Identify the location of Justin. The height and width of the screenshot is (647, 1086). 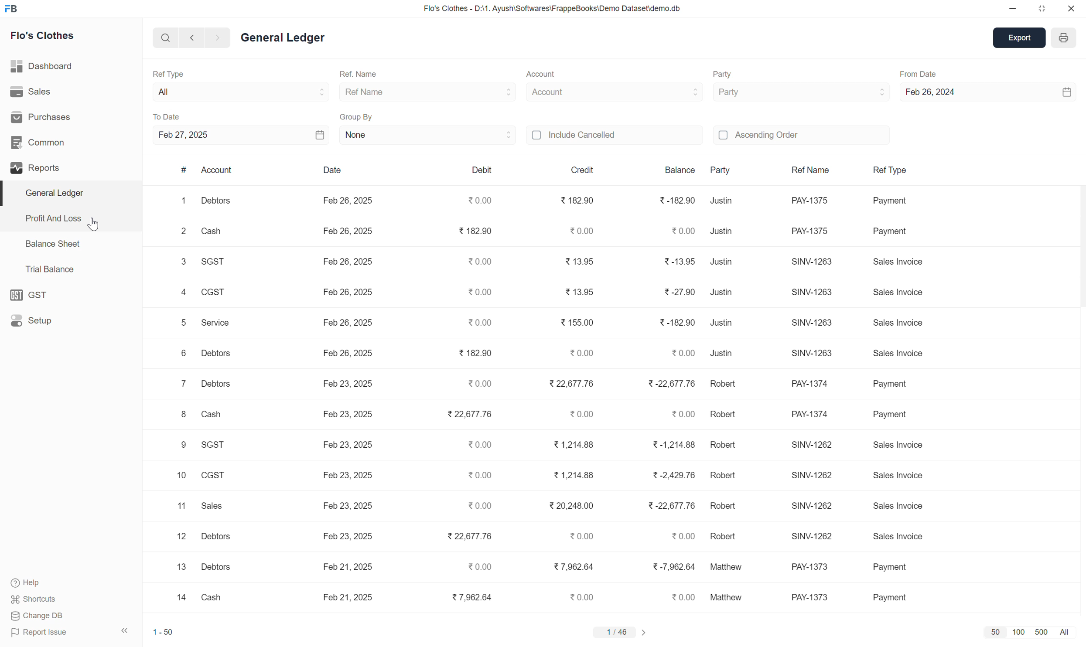
(720, 293).